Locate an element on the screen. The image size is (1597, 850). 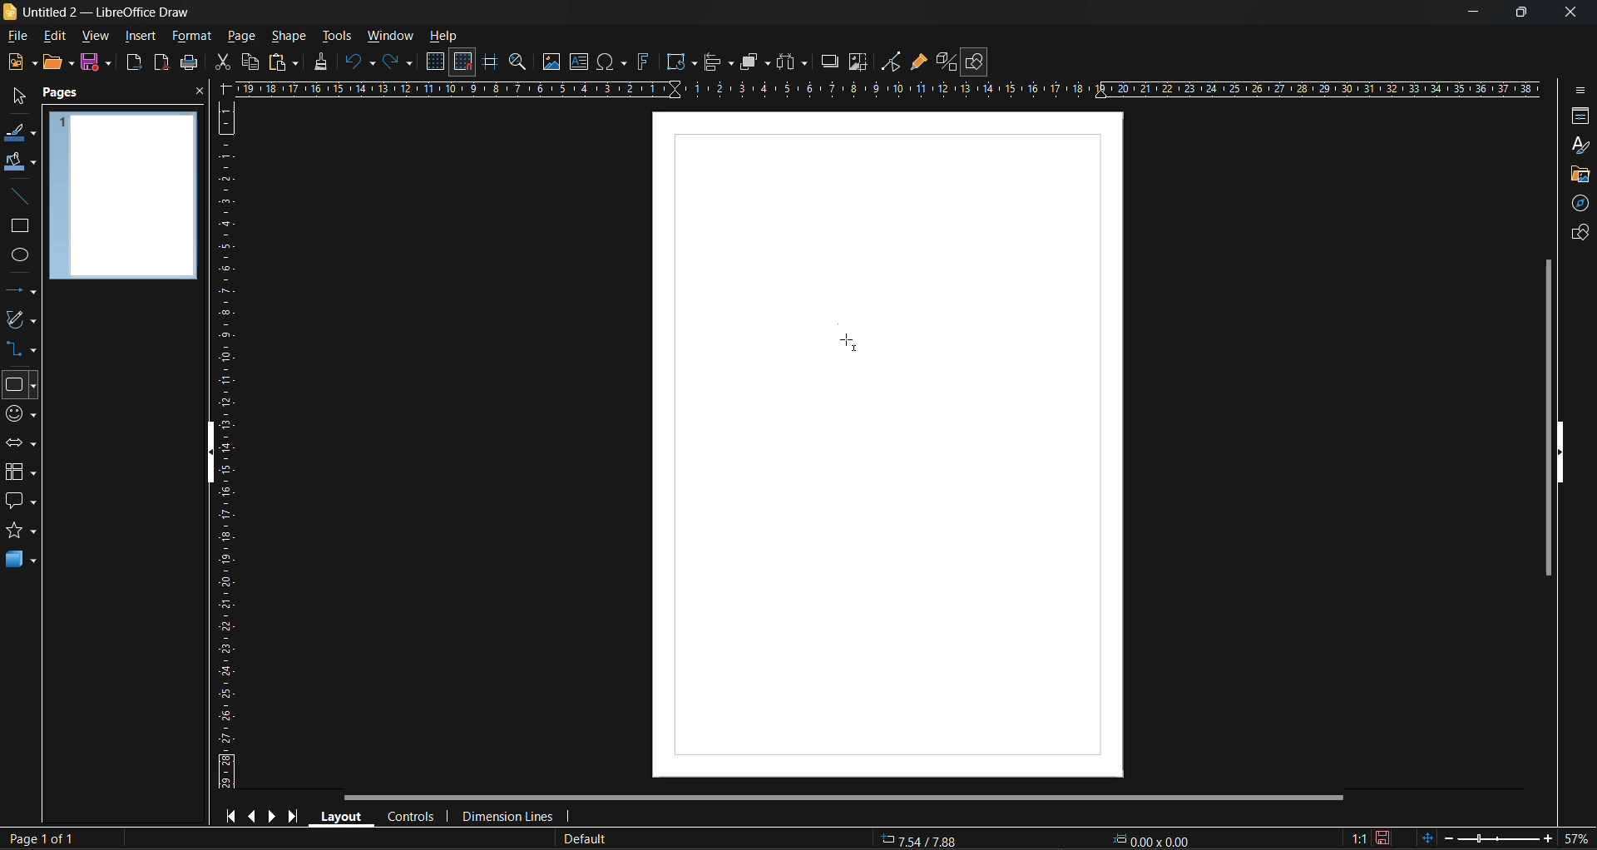
zoom factor is located at coordinates (1575, 838).